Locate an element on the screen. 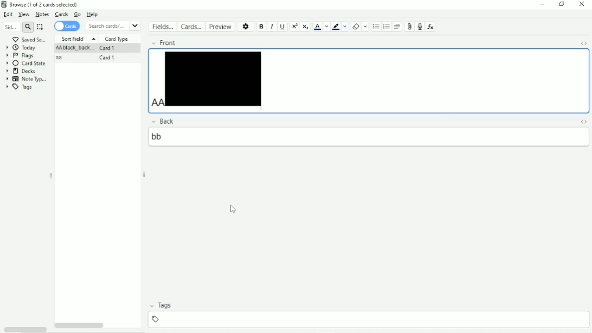 The width and height of the screenshot is (592, 333). Minimize is located at coordinates (543, 4).